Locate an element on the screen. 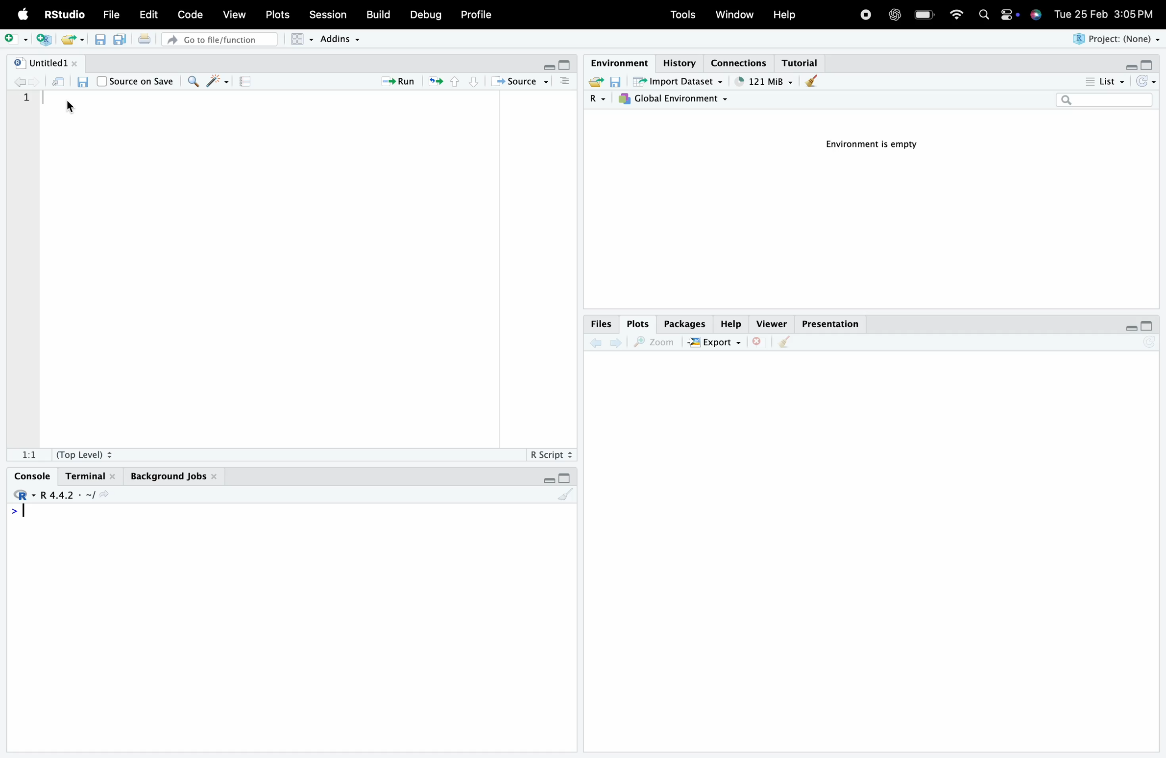   Go back to the previous source location (Ctrl + F9) is located at coordinates (595, 342).